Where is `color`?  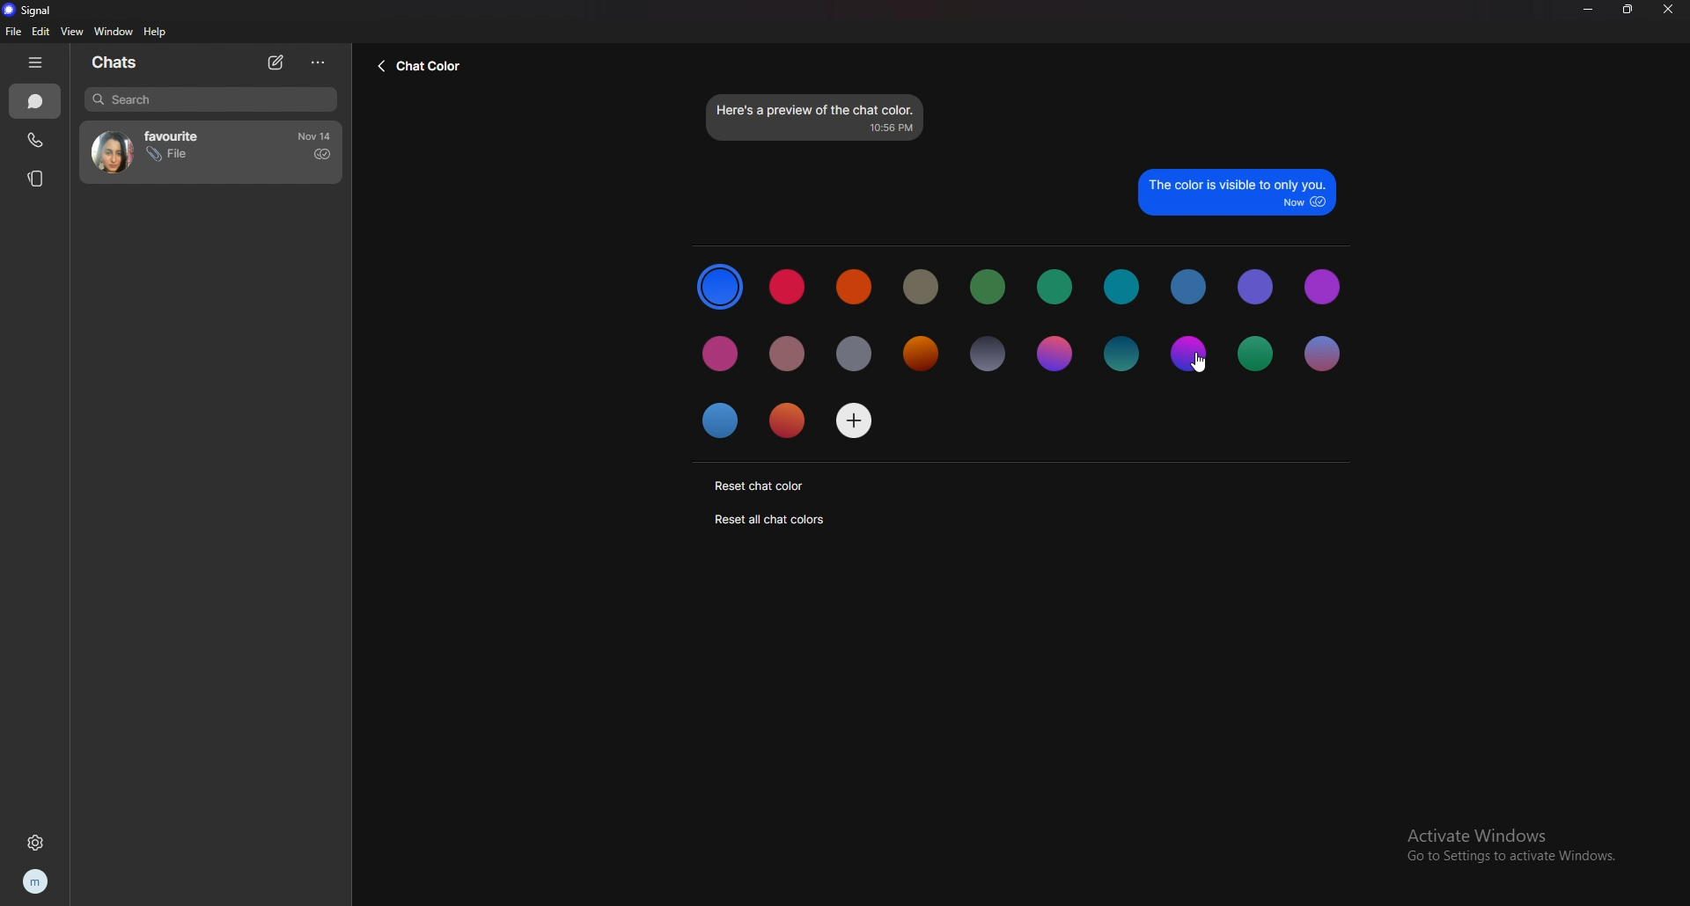 color is located at coordinates (990, 287).